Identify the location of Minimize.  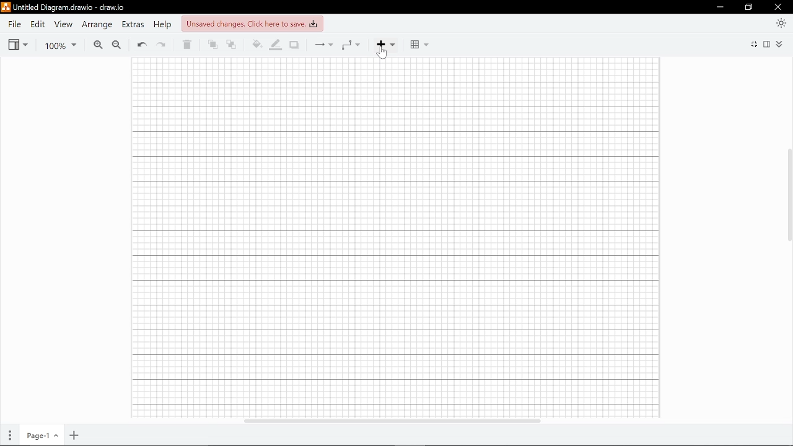
(720, 7).